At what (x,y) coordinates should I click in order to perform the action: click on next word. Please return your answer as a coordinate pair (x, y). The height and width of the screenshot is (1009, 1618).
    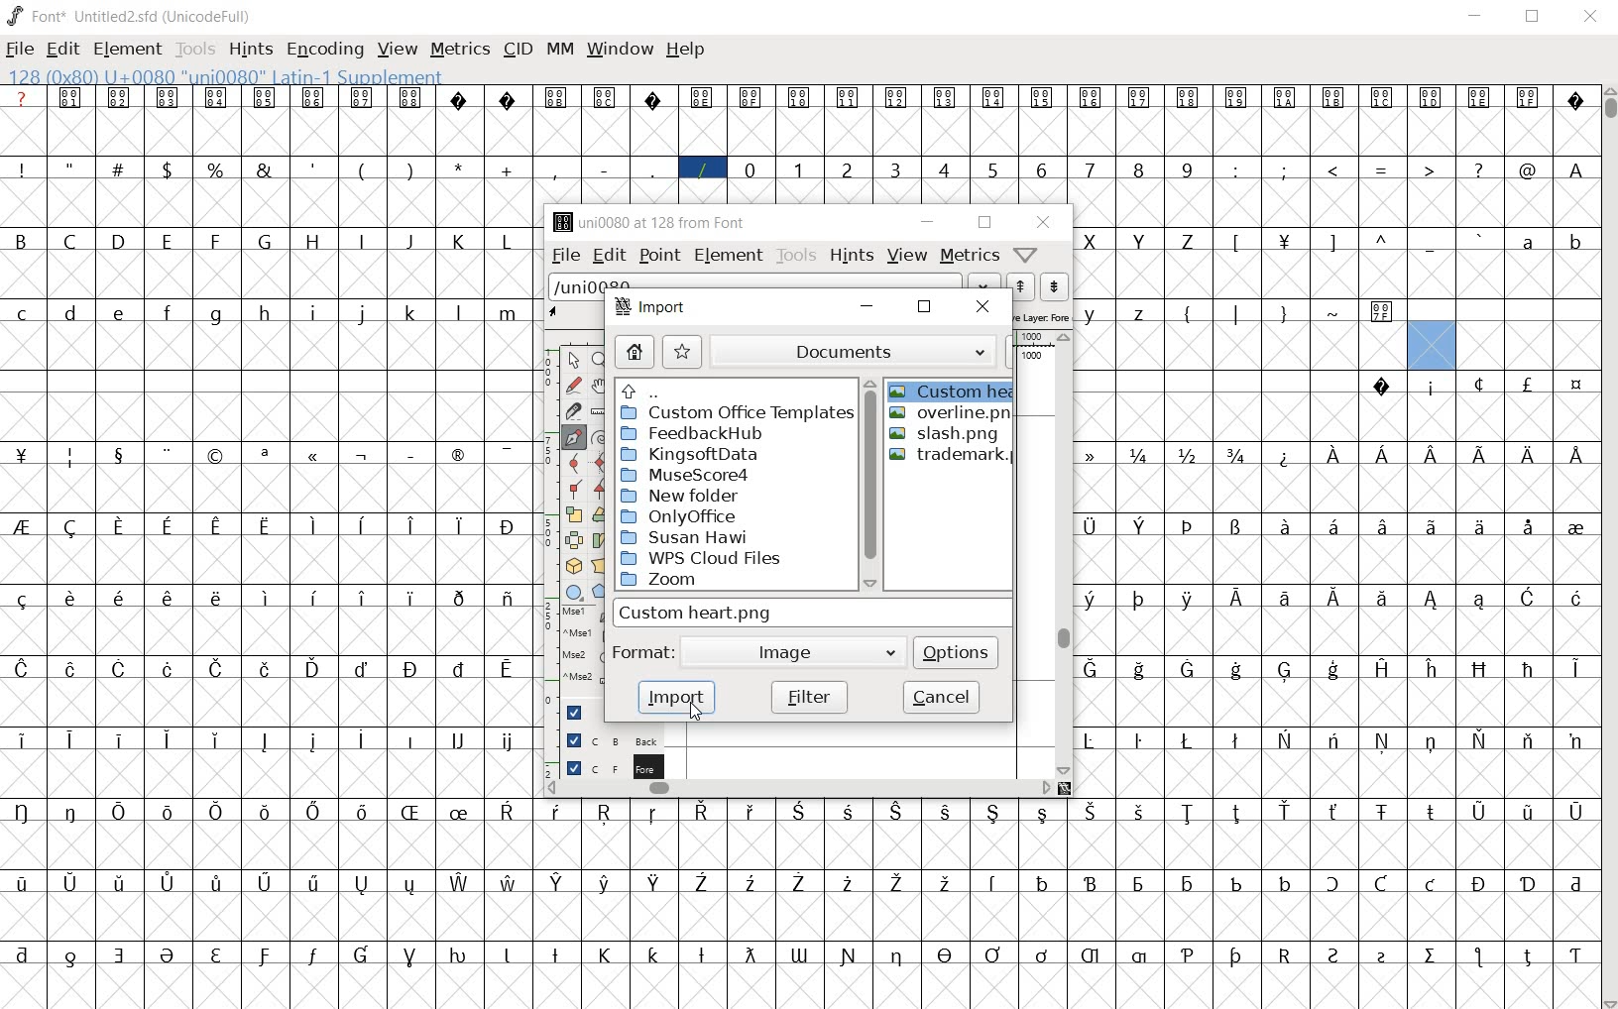
    Looking at the image, I should click on (1054, 287).